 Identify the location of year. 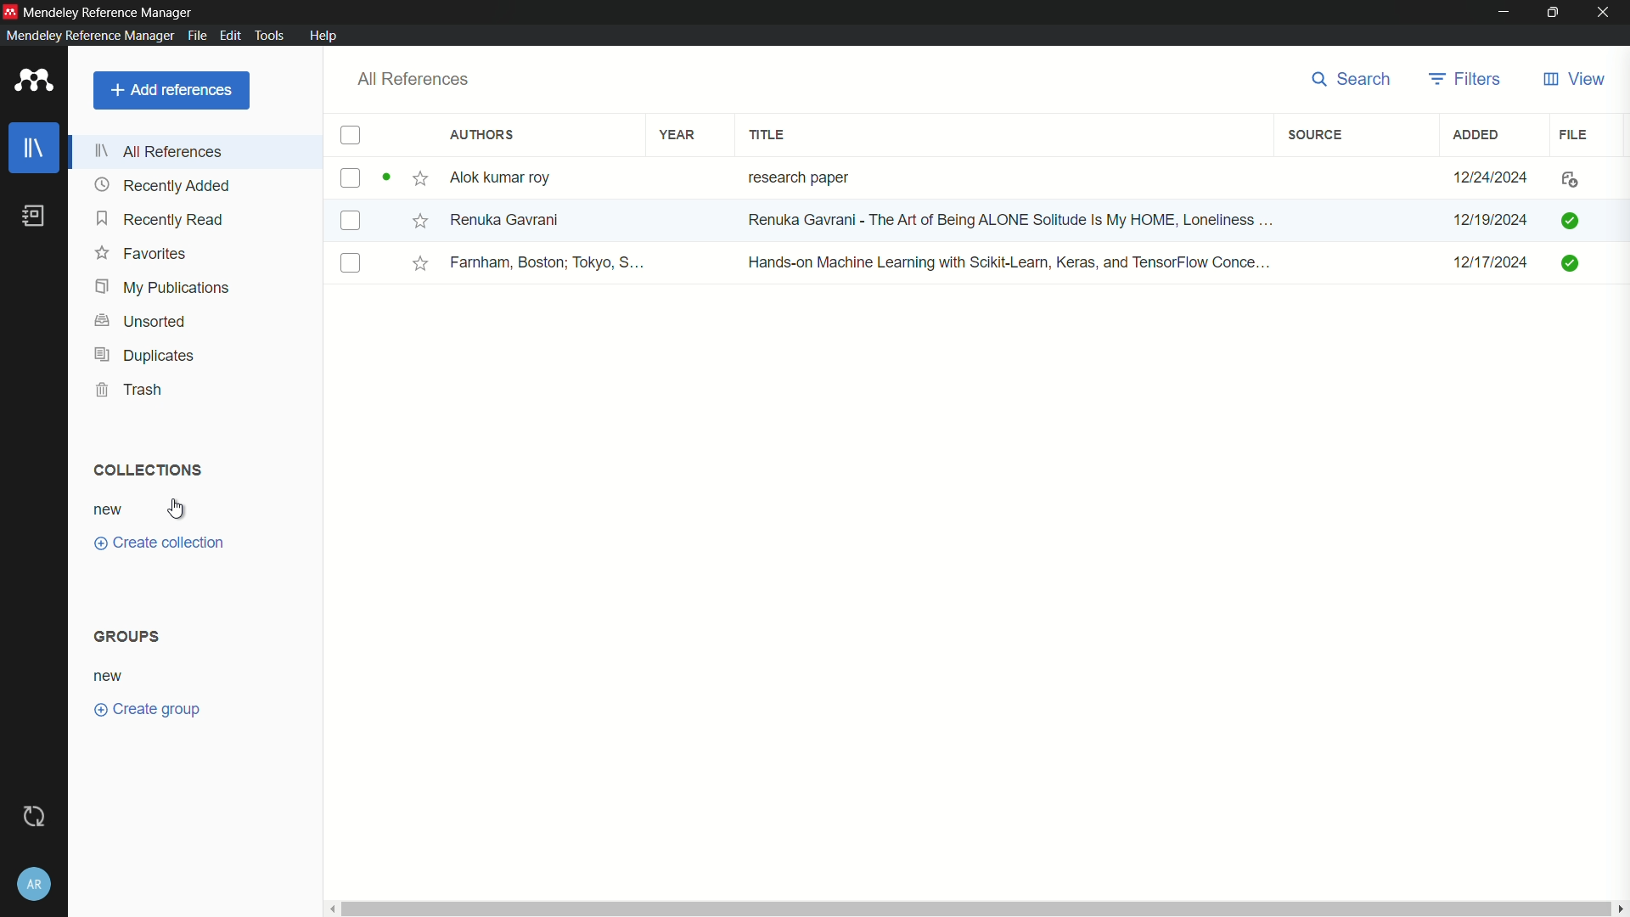
(677, 136).